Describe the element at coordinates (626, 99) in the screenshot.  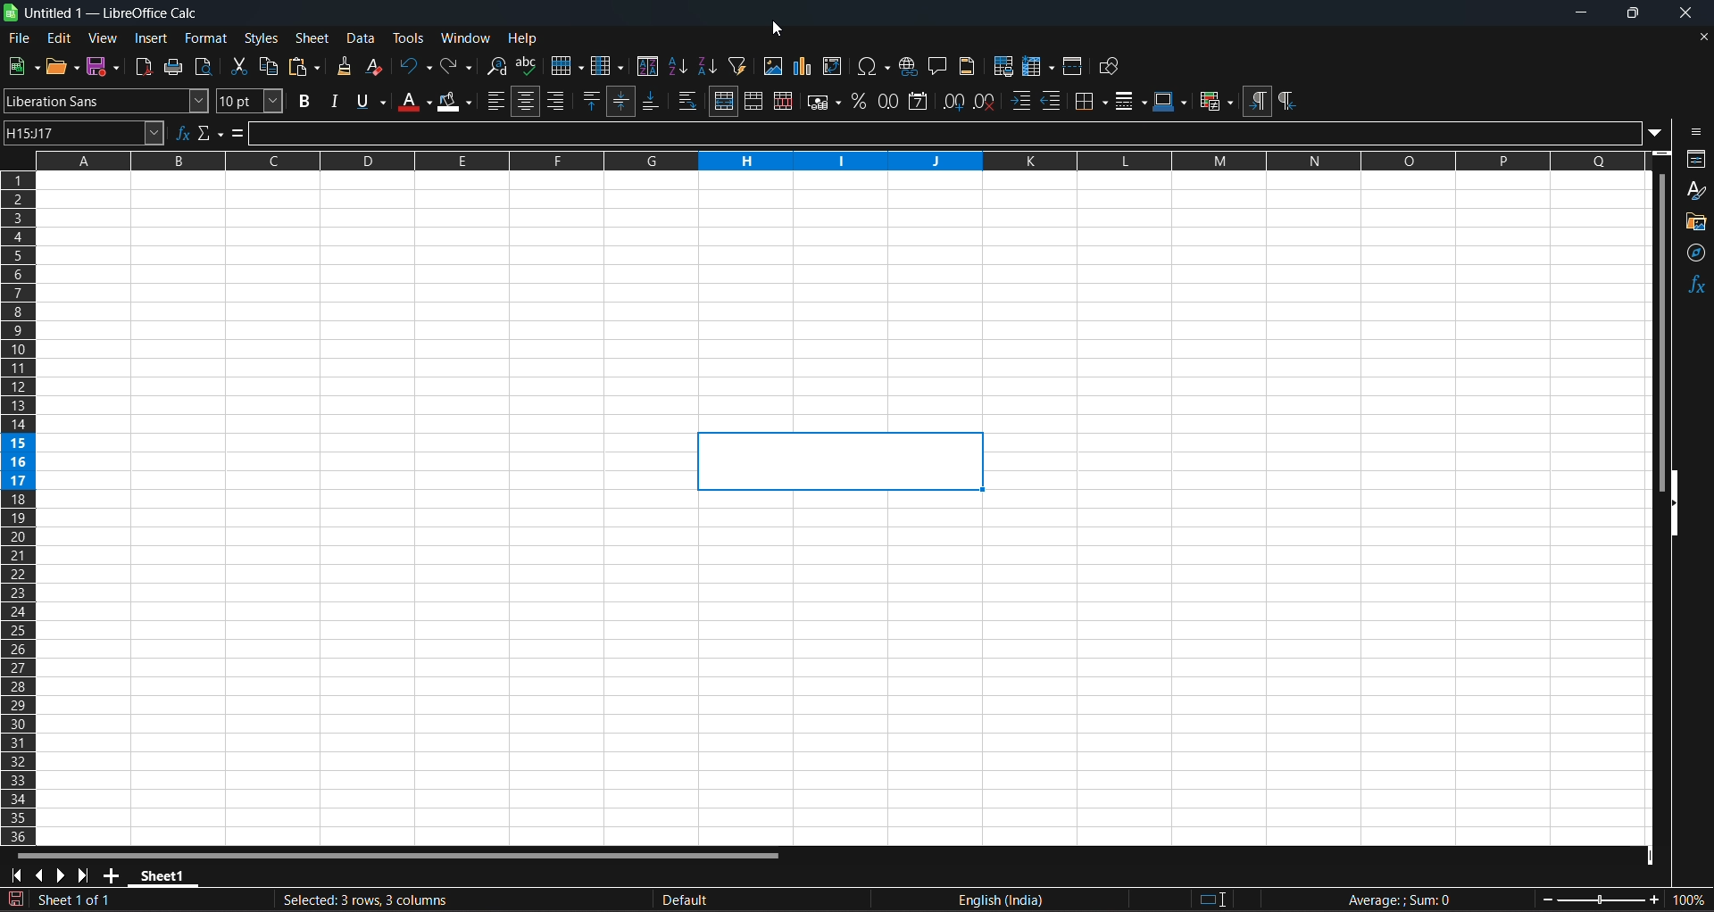
I see `center vertically` at that location.